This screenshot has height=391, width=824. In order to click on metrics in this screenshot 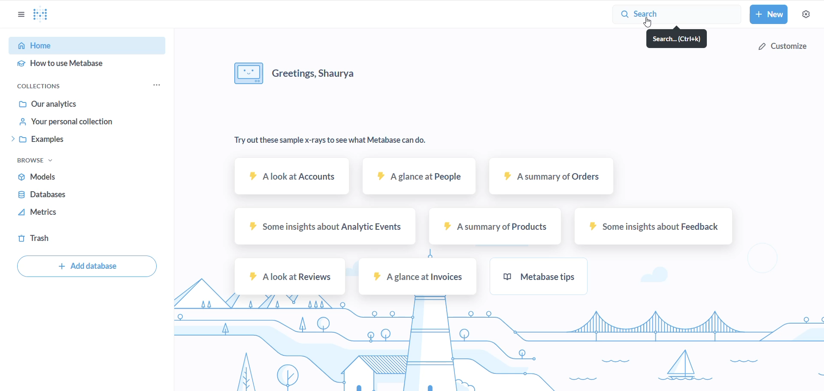, I will do `click(53, 213)`.